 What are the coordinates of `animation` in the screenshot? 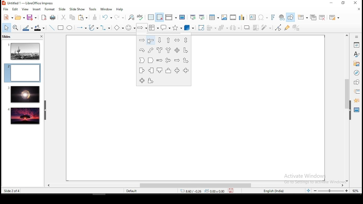 It's located at (356, 100).